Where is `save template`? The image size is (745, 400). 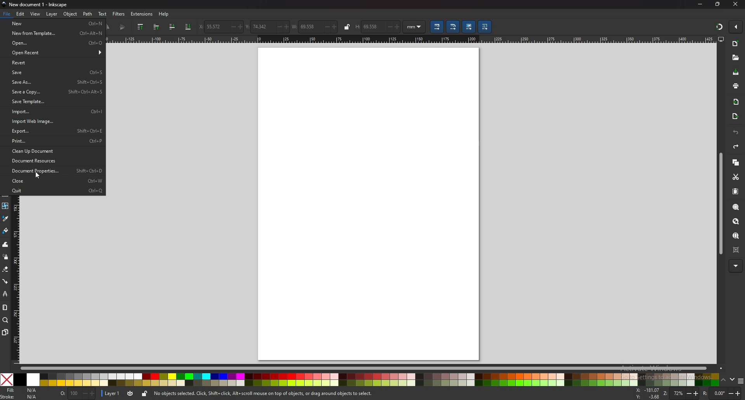 save template is located at coordinates (53, 102).